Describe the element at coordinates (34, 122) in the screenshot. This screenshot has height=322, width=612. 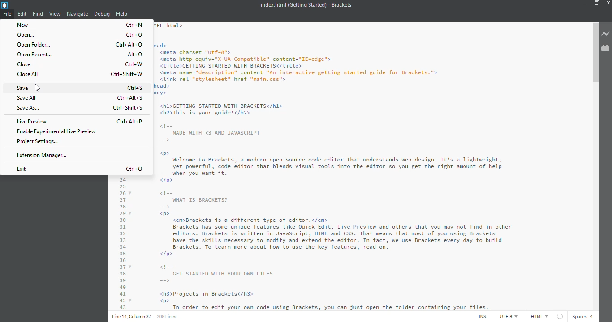
I see `live preview` at that location.